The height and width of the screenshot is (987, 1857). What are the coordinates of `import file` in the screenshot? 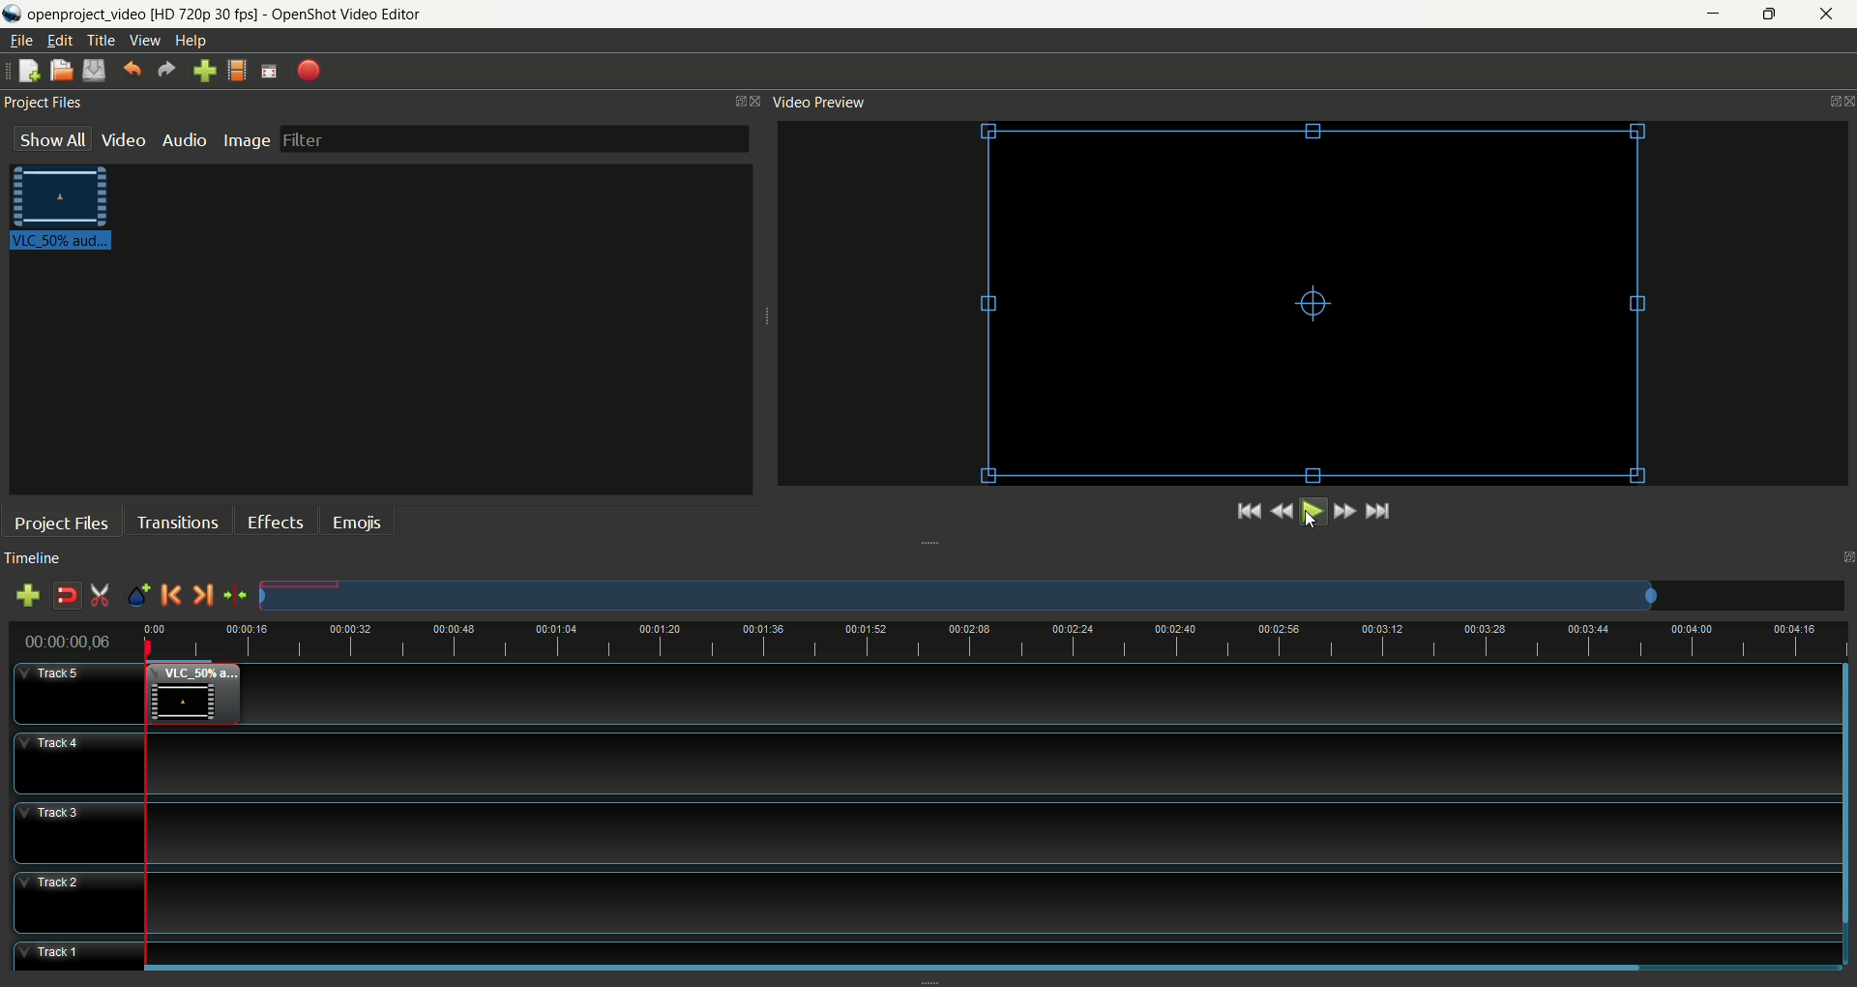 It's located at (202, 71).